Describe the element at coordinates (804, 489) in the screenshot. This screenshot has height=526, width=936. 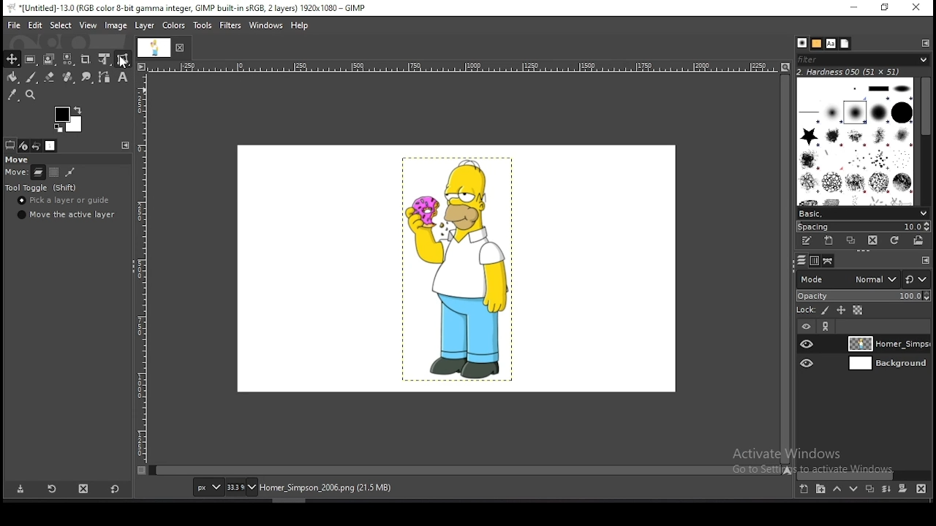
I see `create a new layer` at that location.